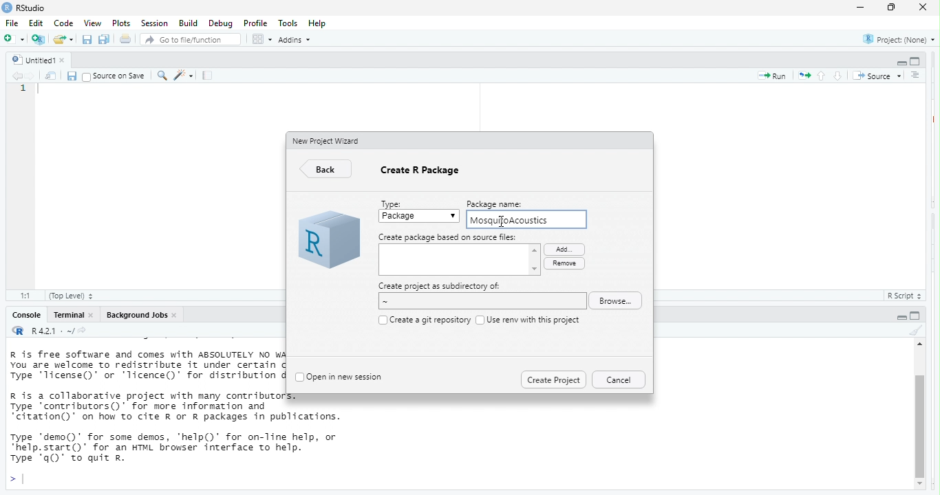  What do you see at coordinates (503, 223) in the screenshot?
I see `cursor movement` at bounding box center [503, 223].